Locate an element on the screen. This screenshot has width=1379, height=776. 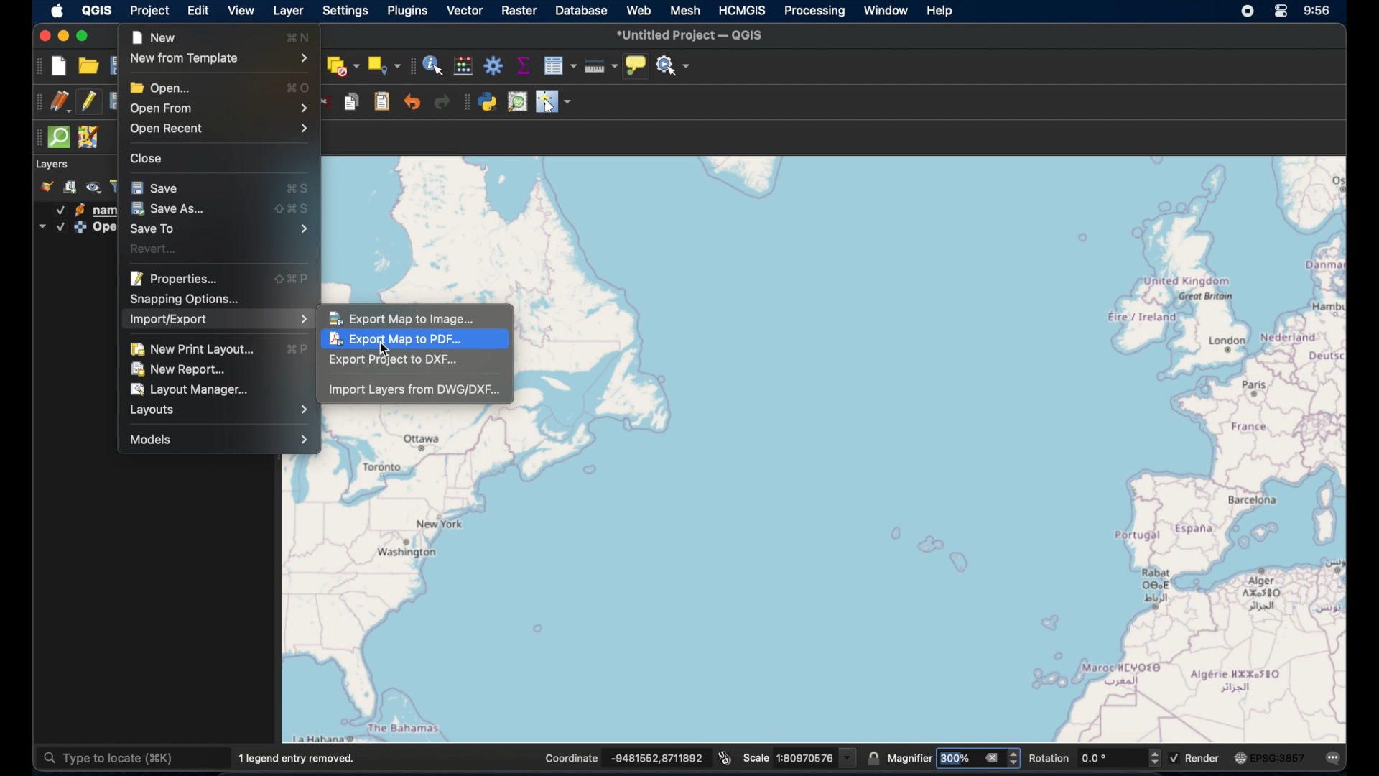
copy features is located at coordinates (353, 101).